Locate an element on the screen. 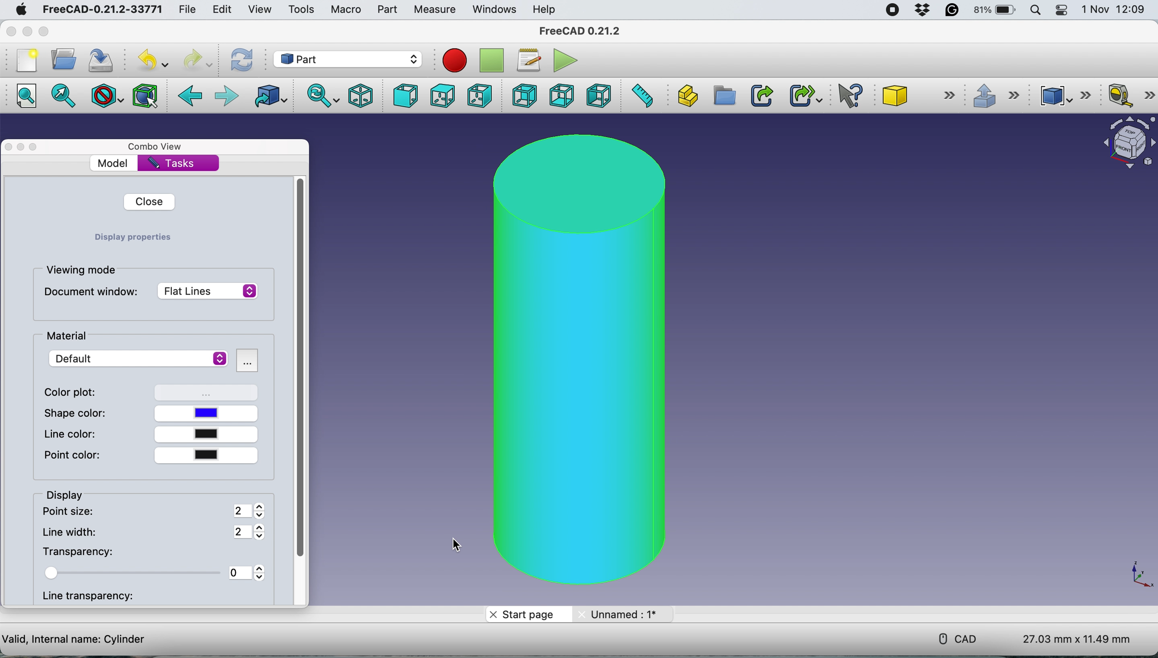 Image resolution: width=1158 pixels, height=658 pixels. tools is located at coordinates (304, 9).